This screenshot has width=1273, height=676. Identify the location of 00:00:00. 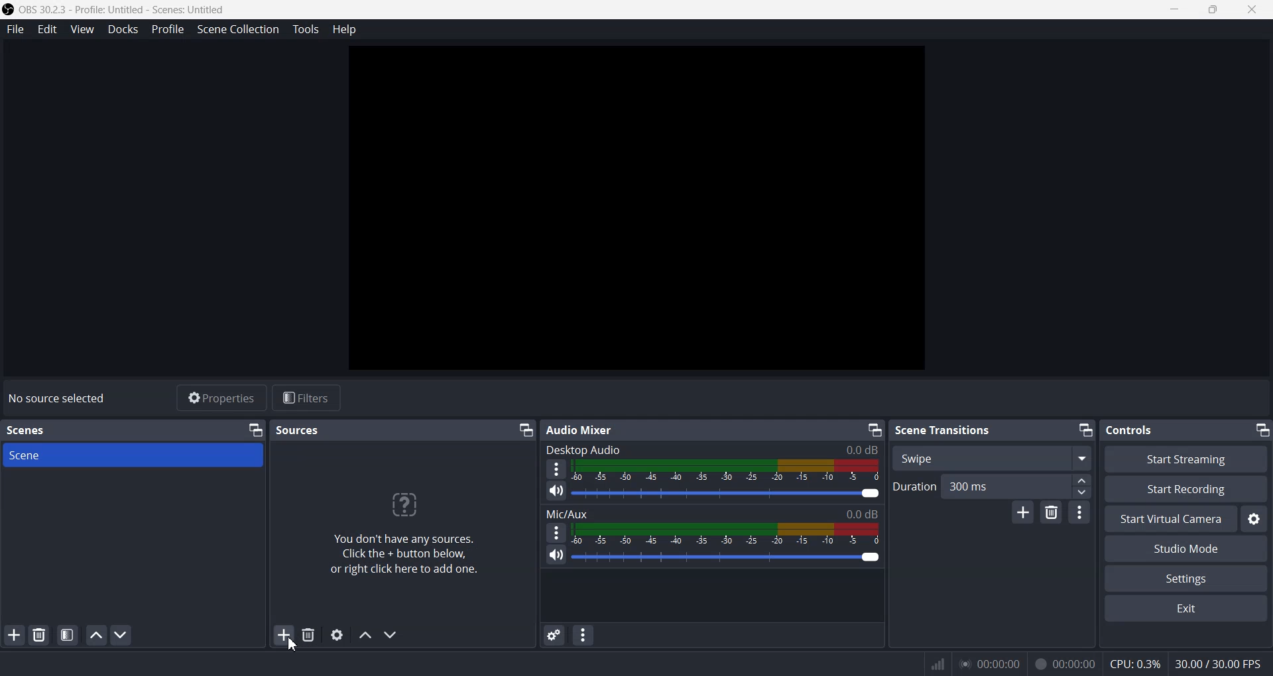
(1065, 663).